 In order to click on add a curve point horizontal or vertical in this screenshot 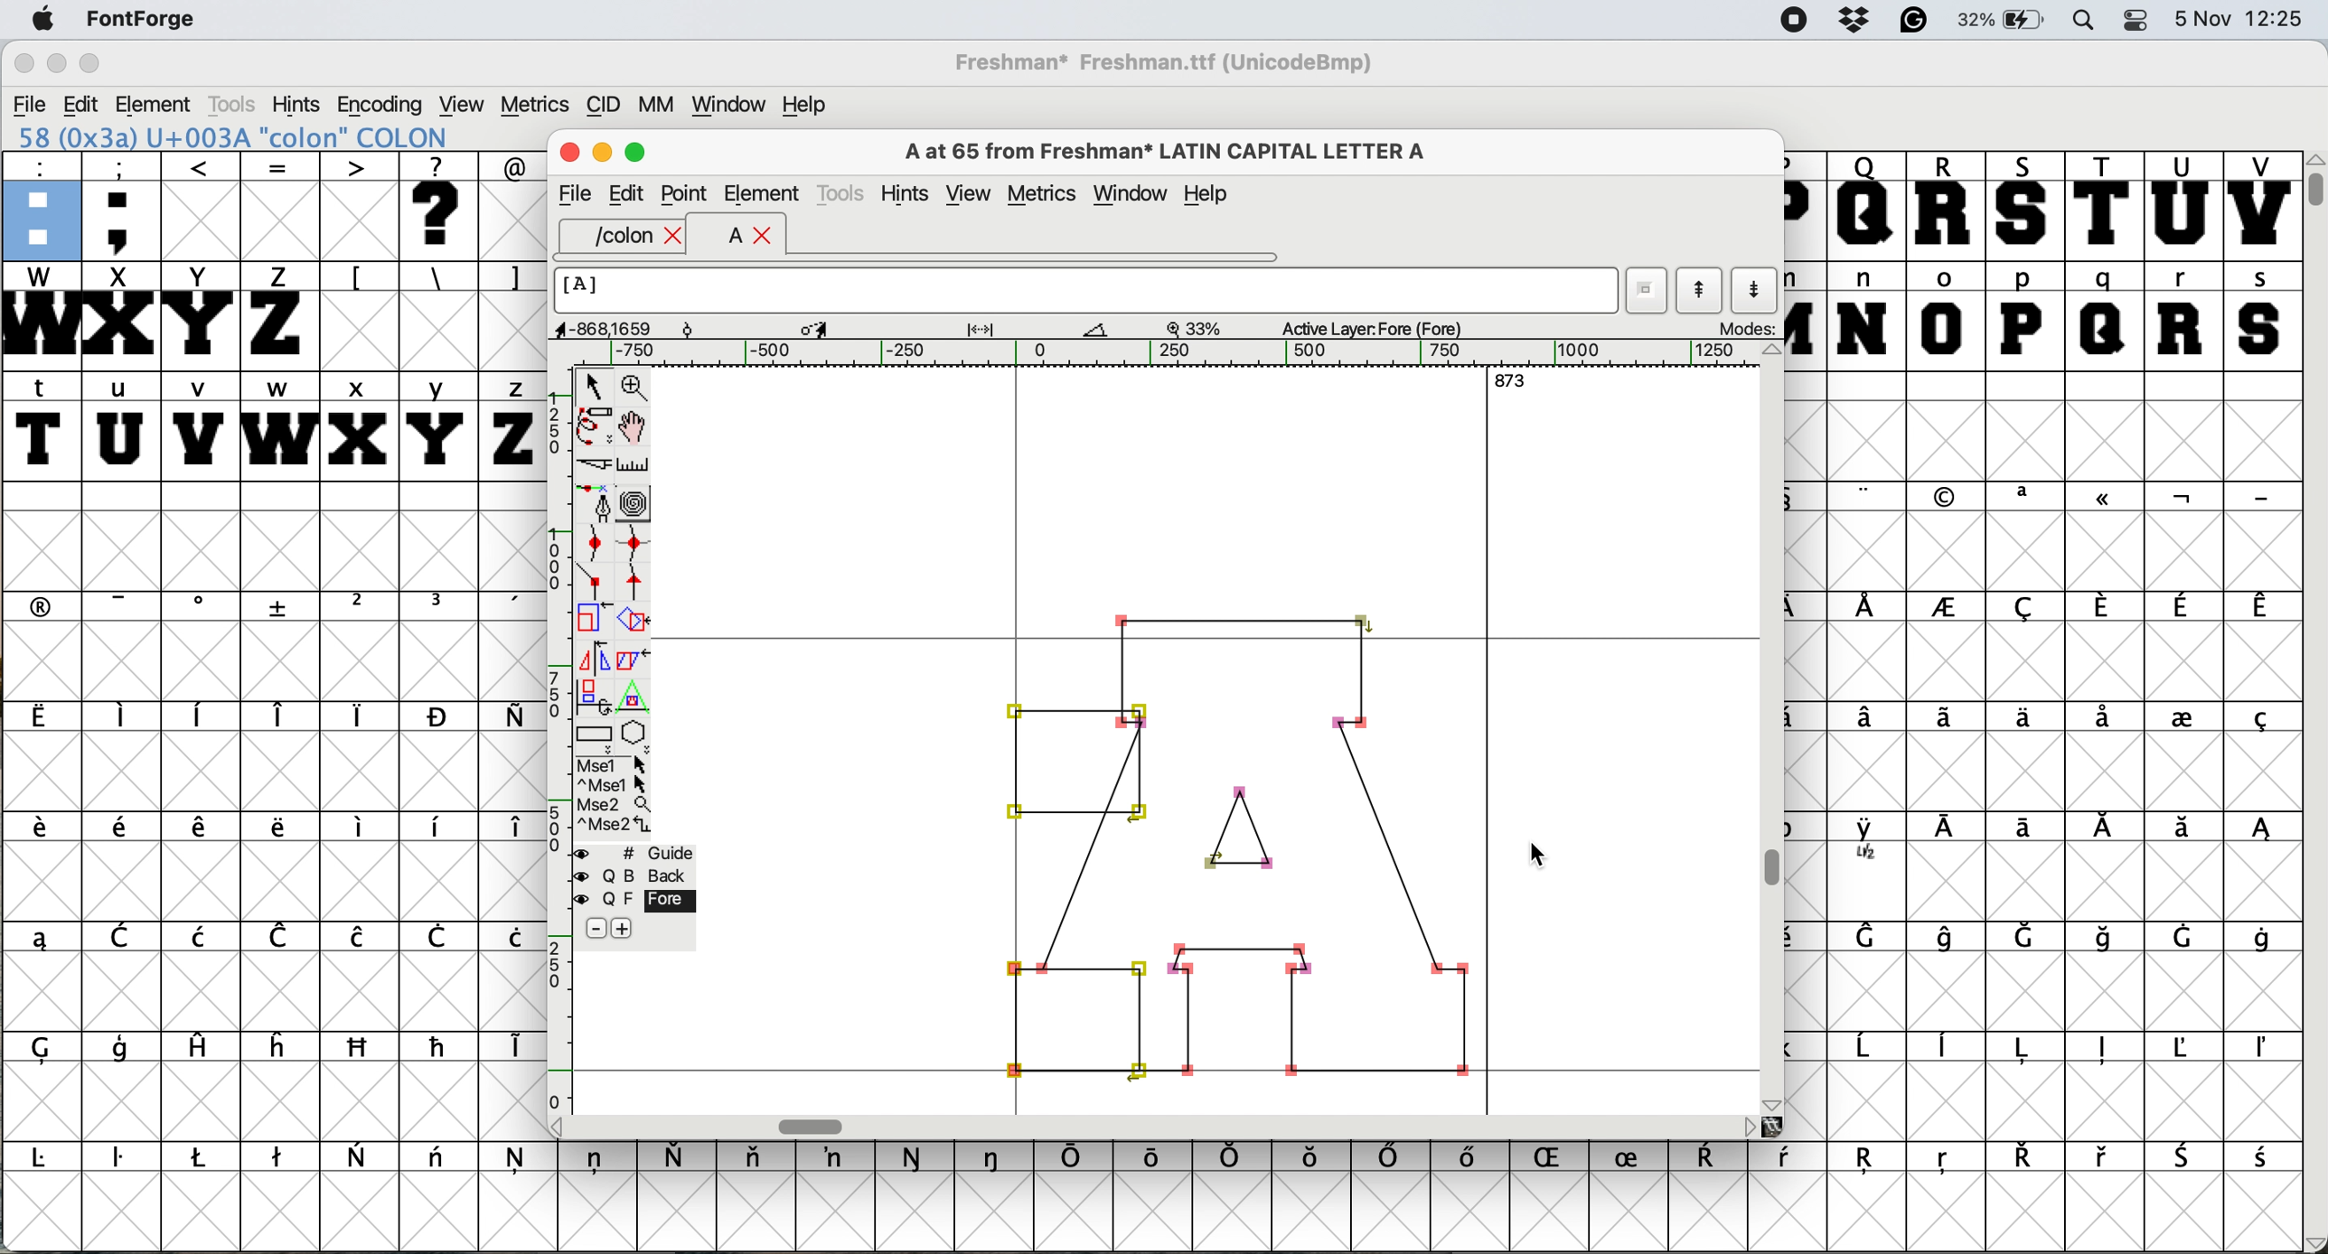, I will do `click(633, 538)`.